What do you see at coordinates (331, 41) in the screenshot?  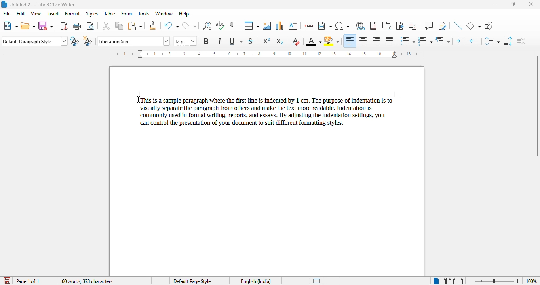 I see `character highlighting color` at bounding box center [331, 41].